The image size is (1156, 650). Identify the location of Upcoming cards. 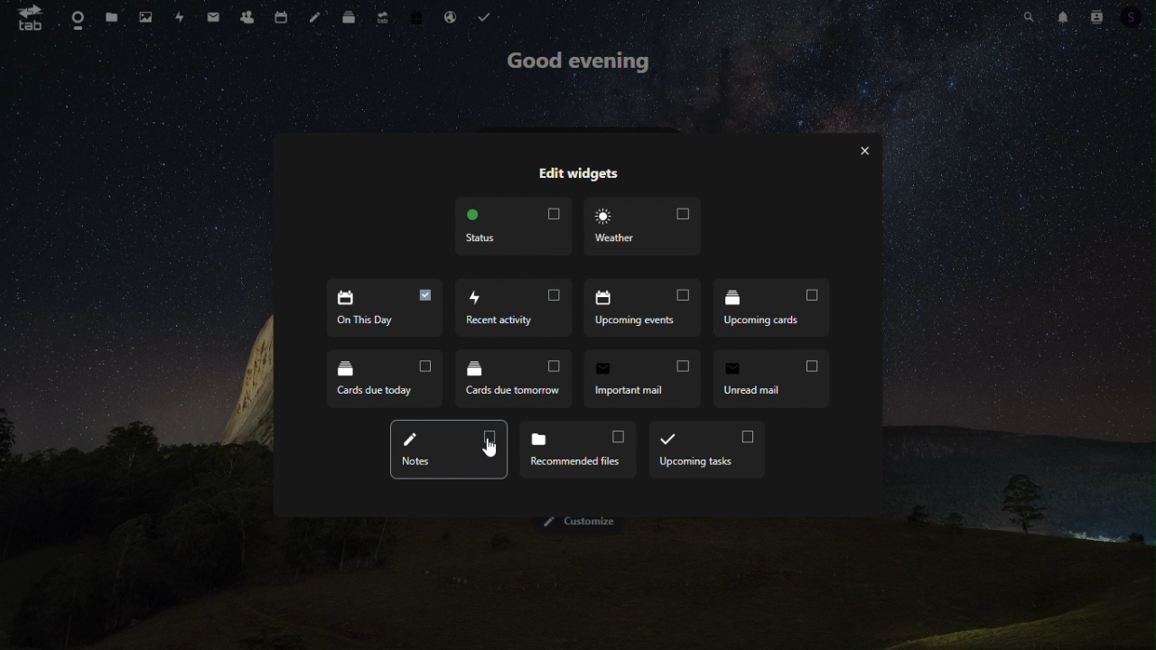
(641, 307).